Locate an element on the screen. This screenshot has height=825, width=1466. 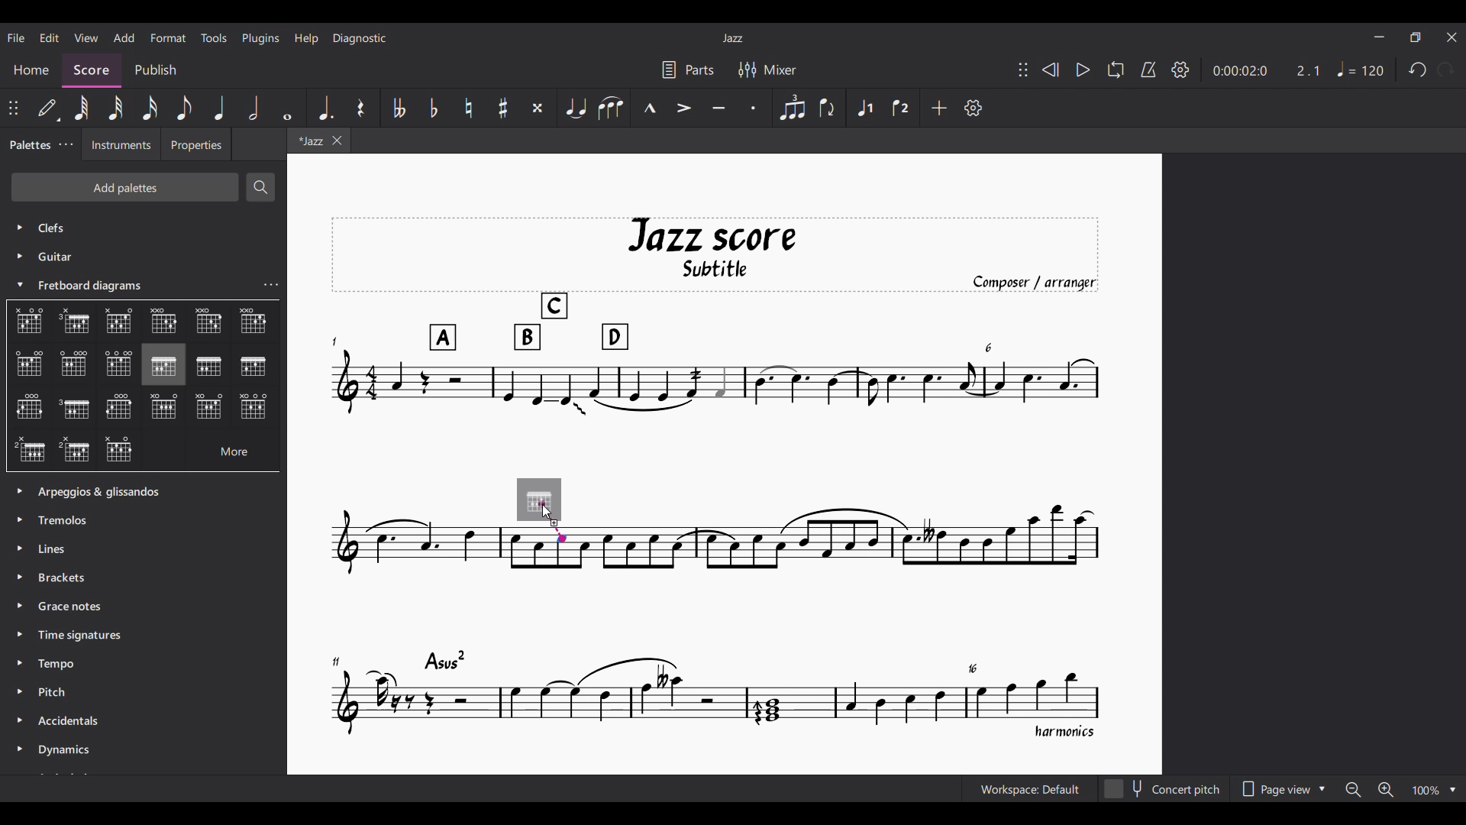
Current selection highlighted is located at coordinates (163, 364).